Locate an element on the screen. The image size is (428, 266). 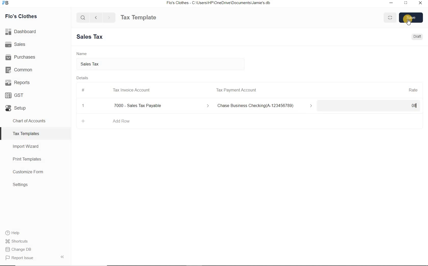
Search Bar is located at coordinates (83, 17).